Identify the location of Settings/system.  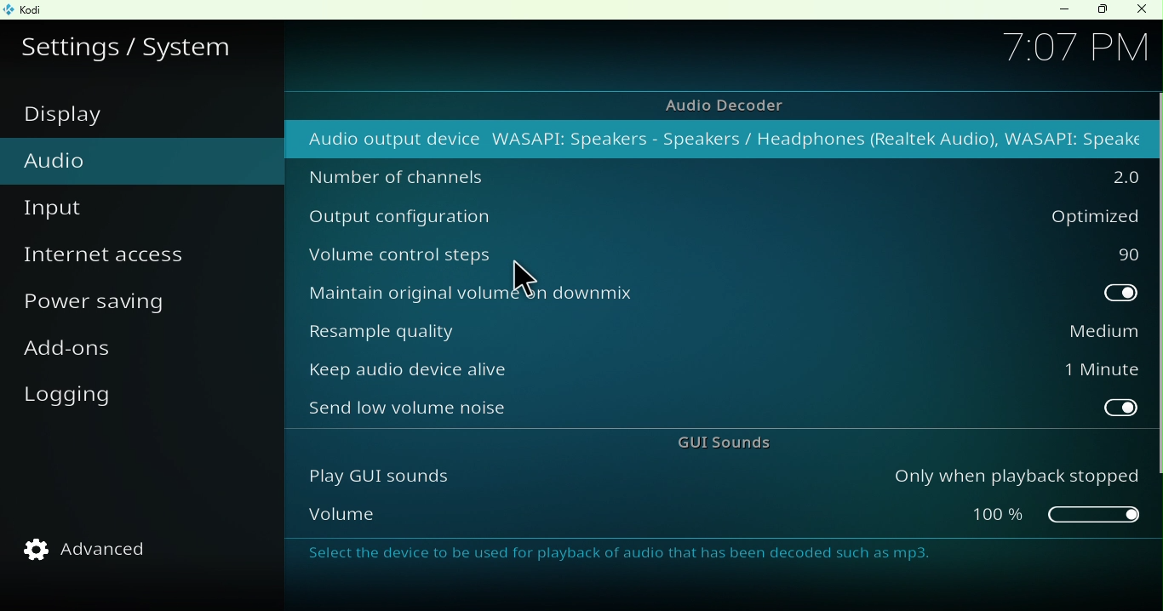
(130, 44).